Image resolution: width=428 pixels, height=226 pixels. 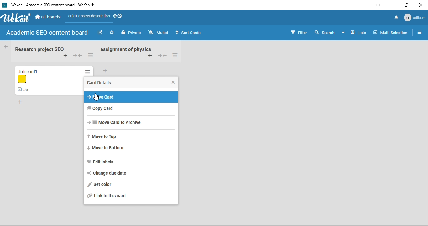 I want to click on private, so click(x=132, y=33).